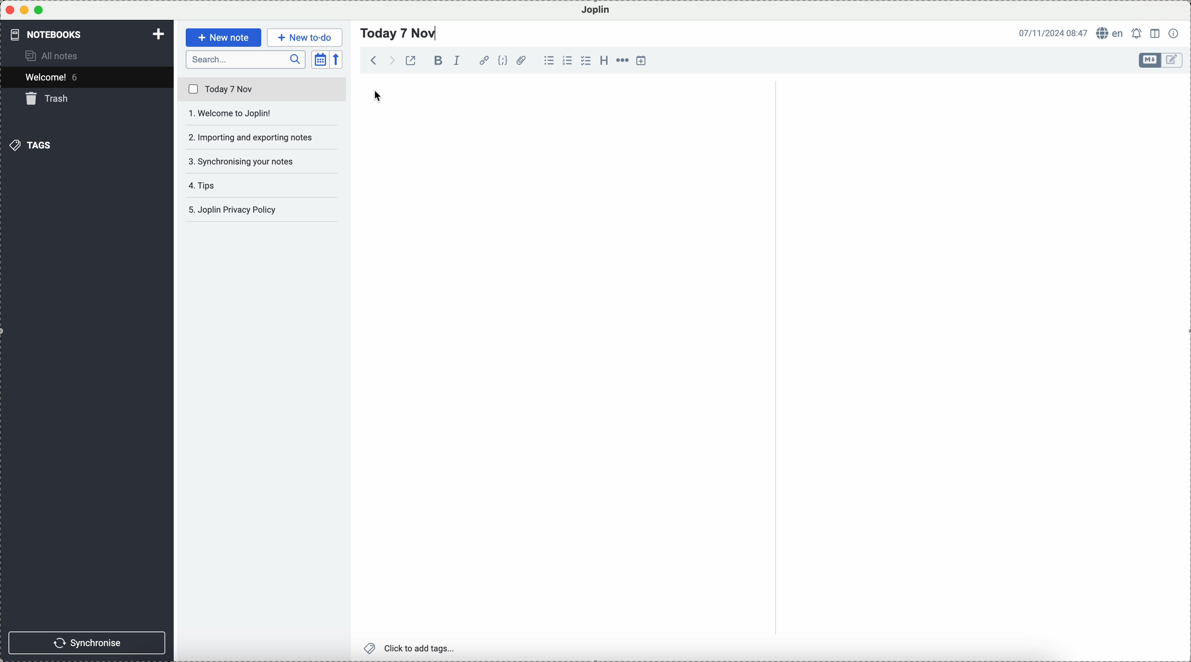  I want to click on note properties, so click(1174, 33).